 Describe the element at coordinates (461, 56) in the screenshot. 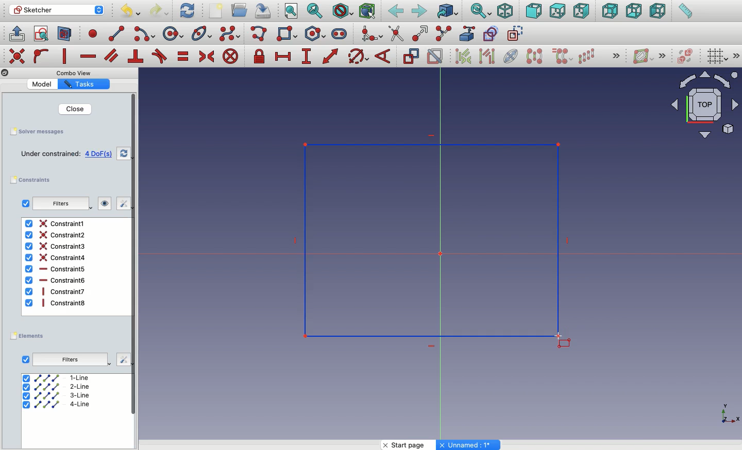

I see `Select associated constrains` at that location.